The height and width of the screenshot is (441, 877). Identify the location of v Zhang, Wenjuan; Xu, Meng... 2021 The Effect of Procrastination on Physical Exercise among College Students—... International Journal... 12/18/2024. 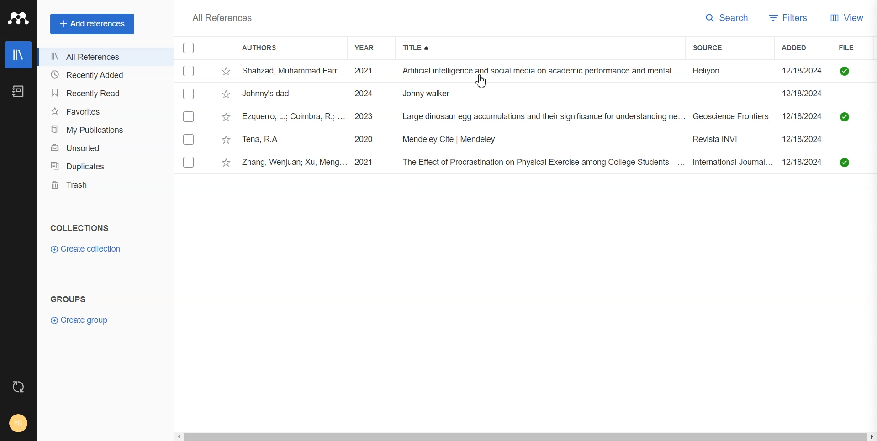
(534, 163).